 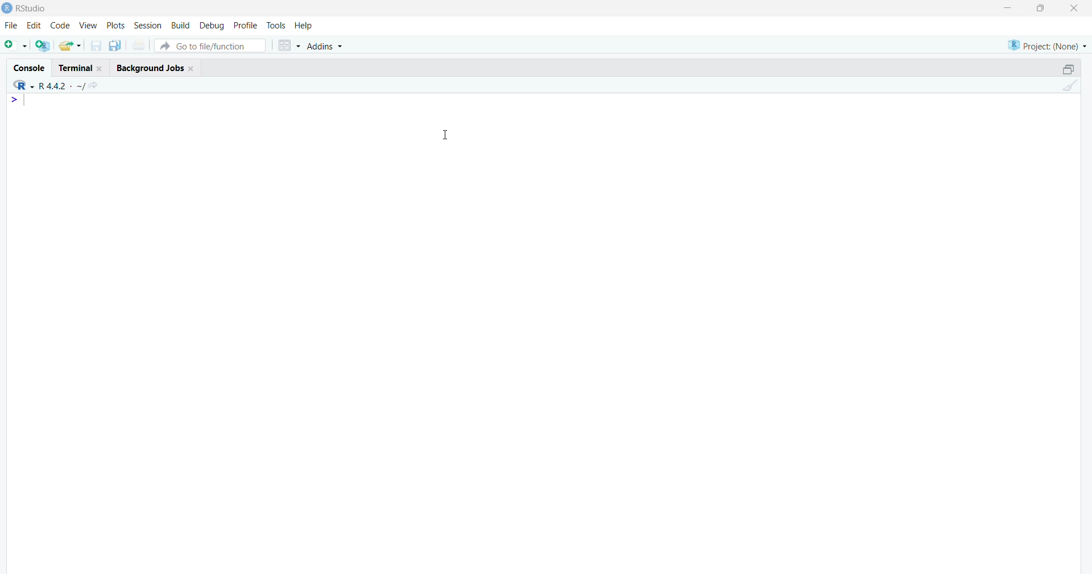 I want to click on view, so click(x=88, y=24).